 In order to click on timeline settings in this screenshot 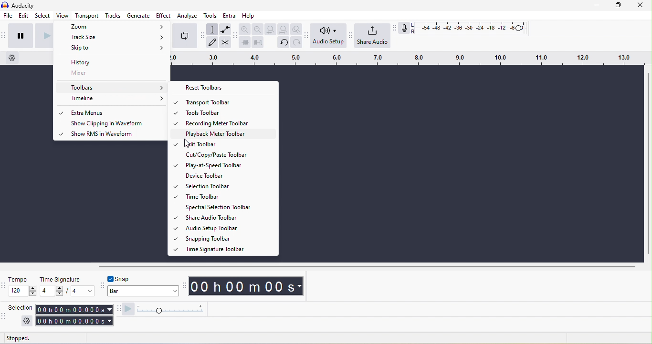, I will do `click(12, 58)`.